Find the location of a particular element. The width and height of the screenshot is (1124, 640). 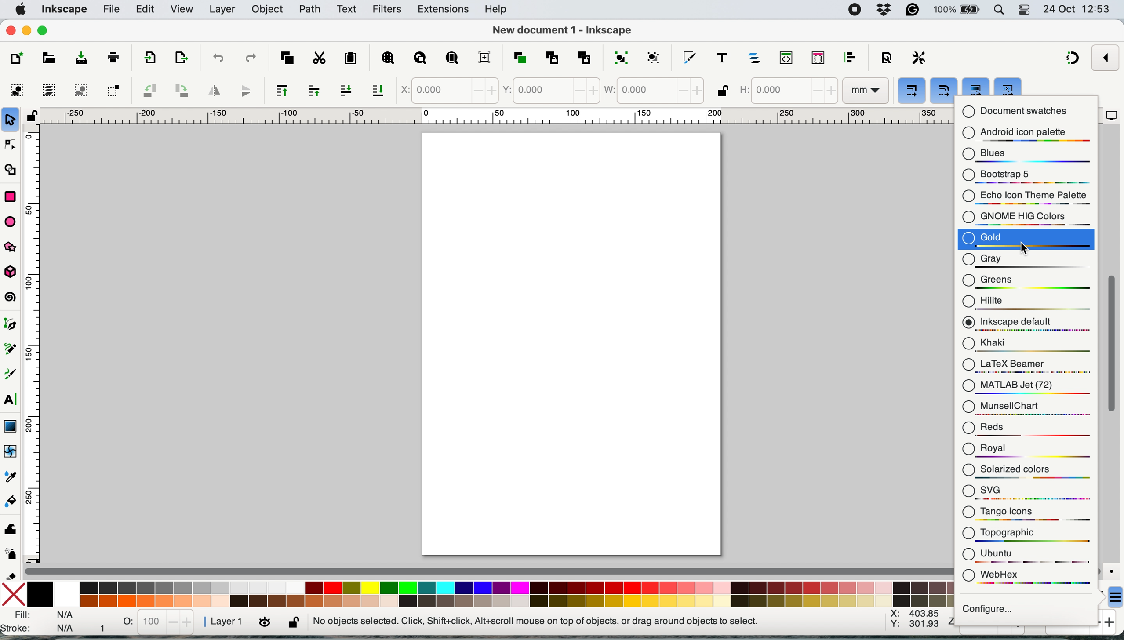

file is located at coordinates (112, 10).